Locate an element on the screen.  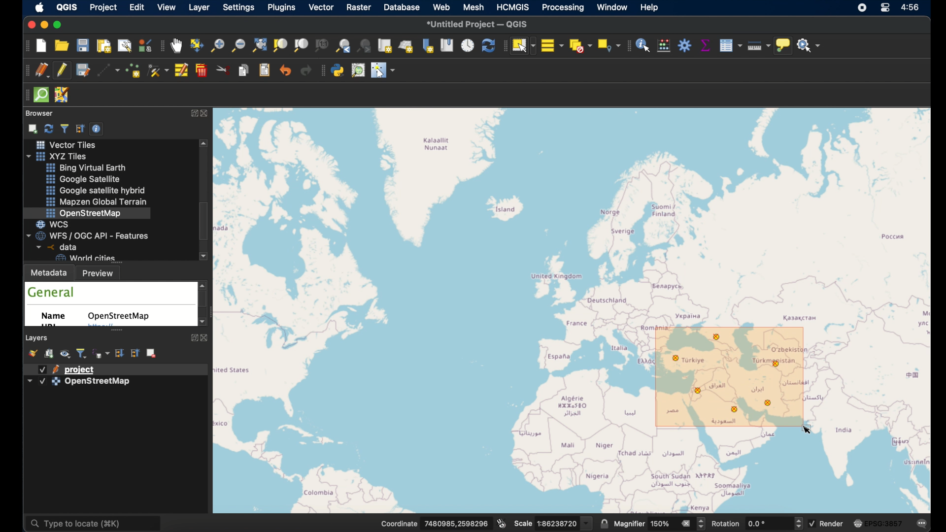
drag handle is located at coordinates (504, 45).